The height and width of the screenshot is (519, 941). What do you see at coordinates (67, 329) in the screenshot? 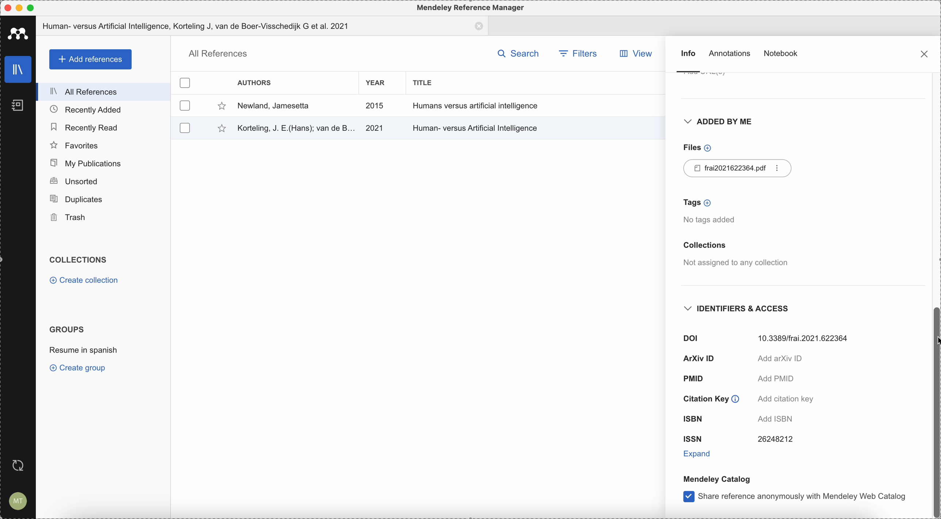
I see `groups` at bounding box center [67, 329].